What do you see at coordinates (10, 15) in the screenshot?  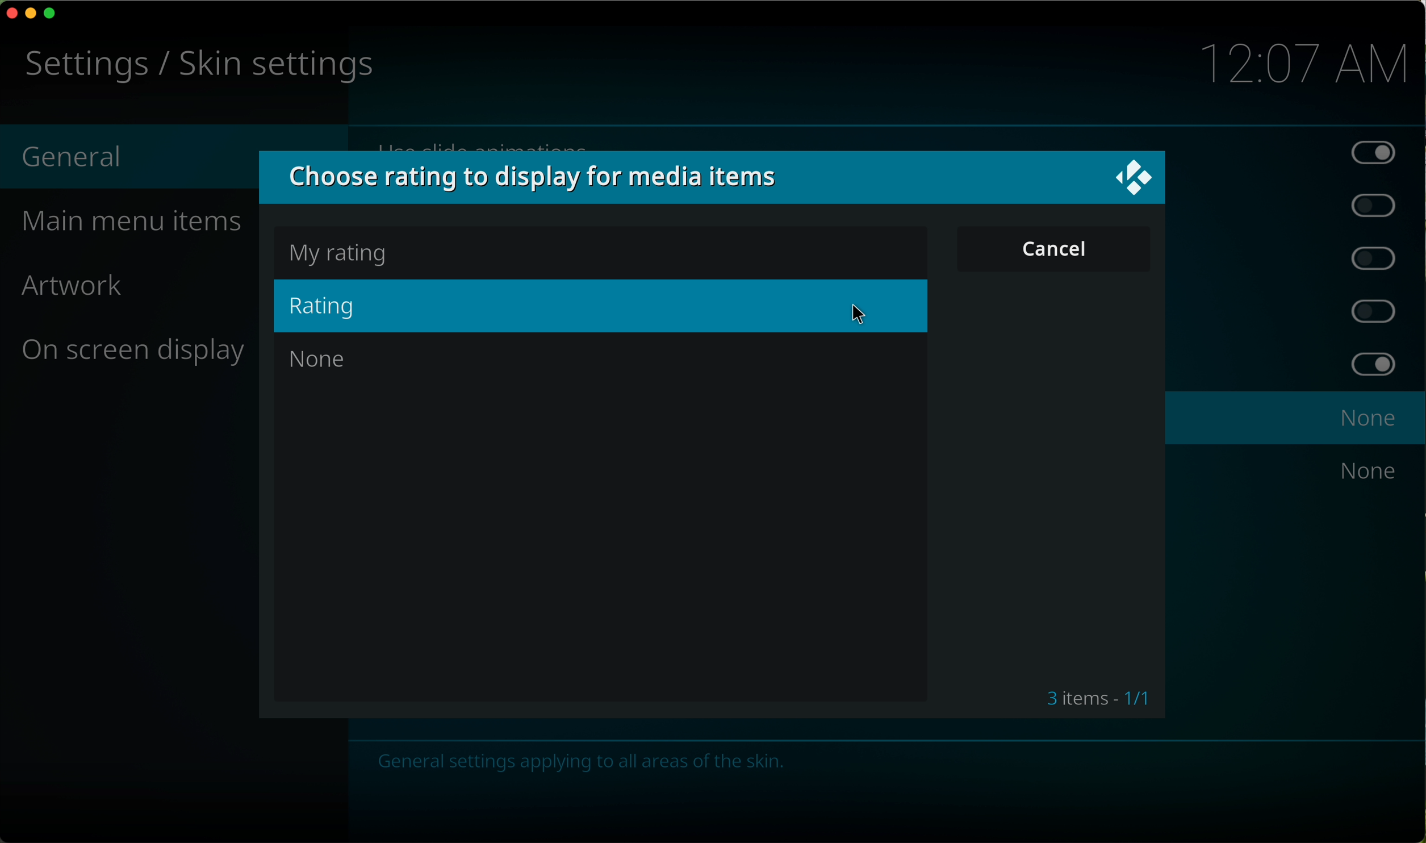 I see `close program` at bounding box center [10, 15].